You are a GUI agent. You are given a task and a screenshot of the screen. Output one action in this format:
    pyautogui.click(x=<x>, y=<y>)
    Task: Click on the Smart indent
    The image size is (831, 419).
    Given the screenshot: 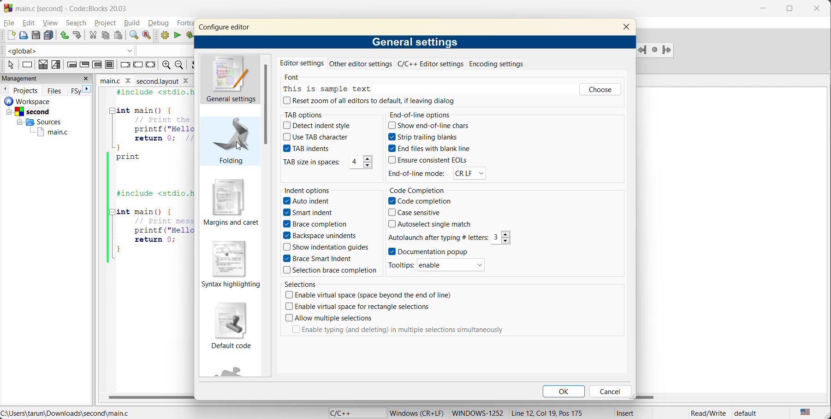 What is the action you would take?
    pyautogui.click(x=310, y=212)
    